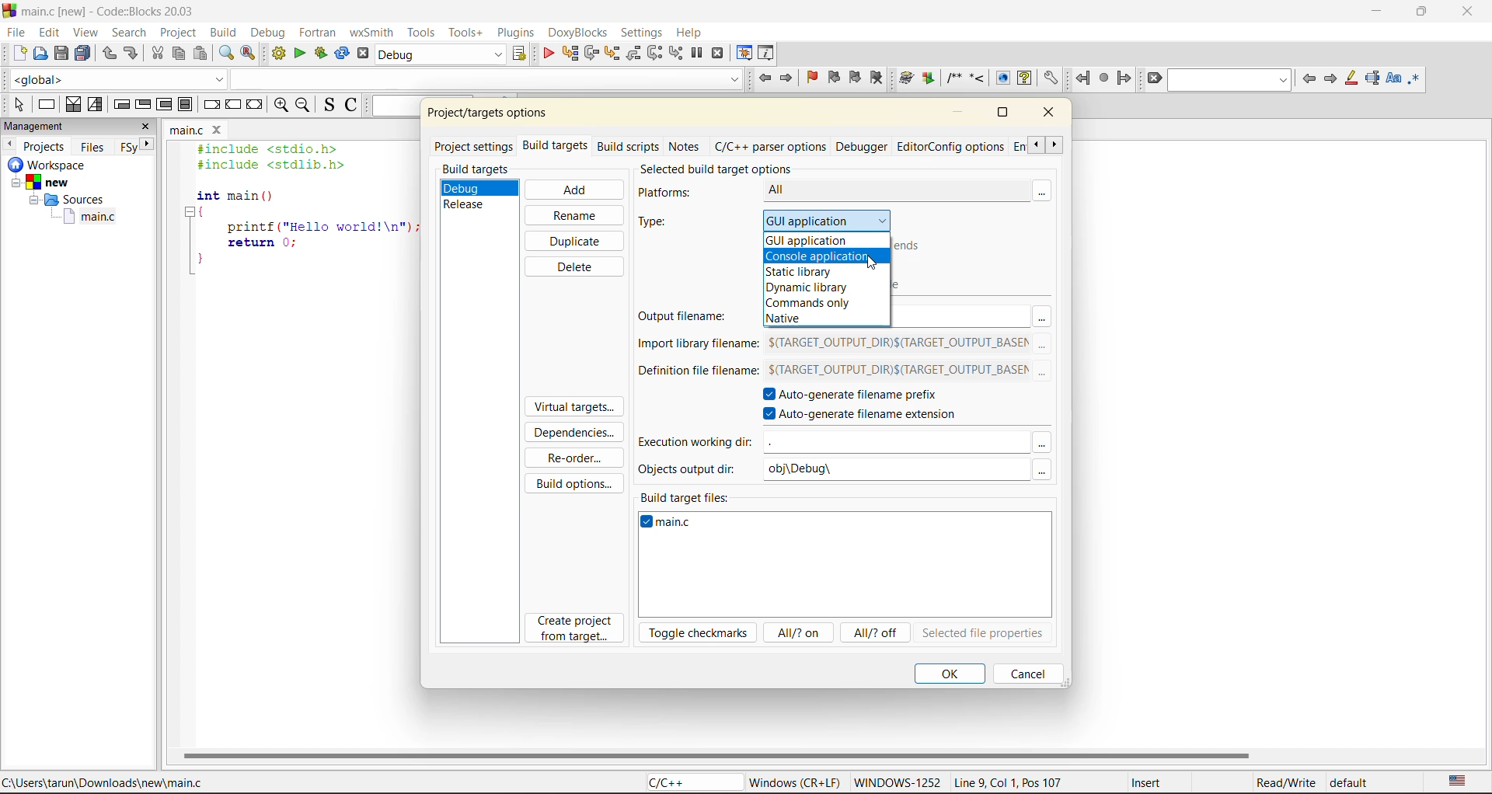  I want to click on Line 9, Col 1, Pos 107, so click(1008, 785).